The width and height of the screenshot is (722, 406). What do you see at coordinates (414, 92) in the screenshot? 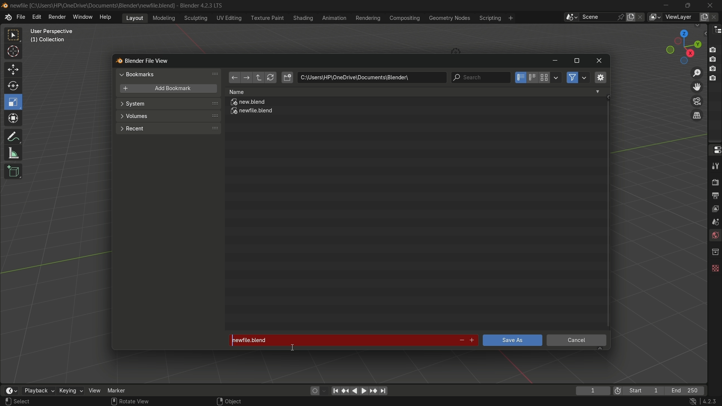
I see `Name` at bounding box center [414, 92].